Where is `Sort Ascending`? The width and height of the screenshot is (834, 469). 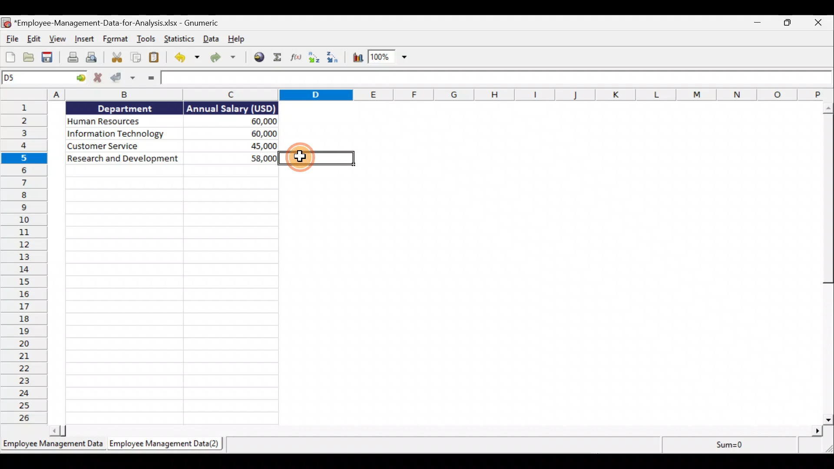
Sort Ascending is located at coordinates (314, 59).